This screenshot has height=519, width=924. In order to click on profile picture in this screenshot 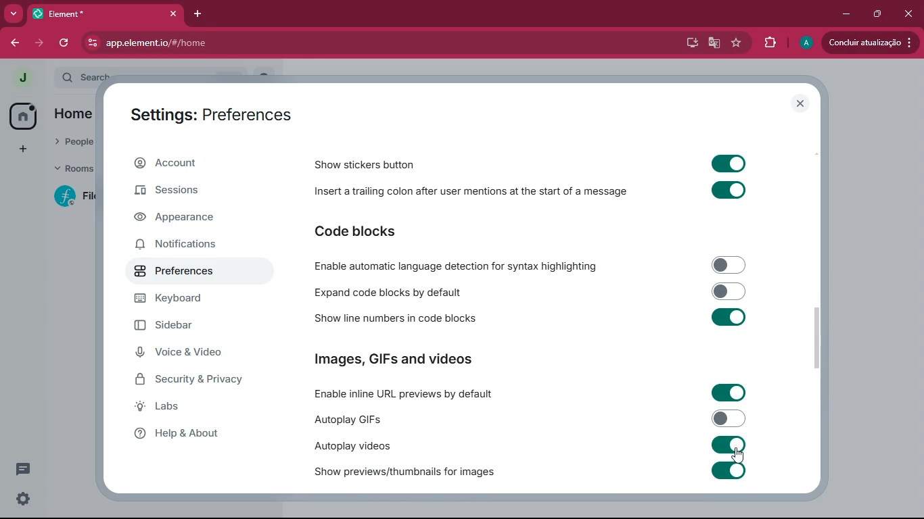, I will do `click(23, 77)`.